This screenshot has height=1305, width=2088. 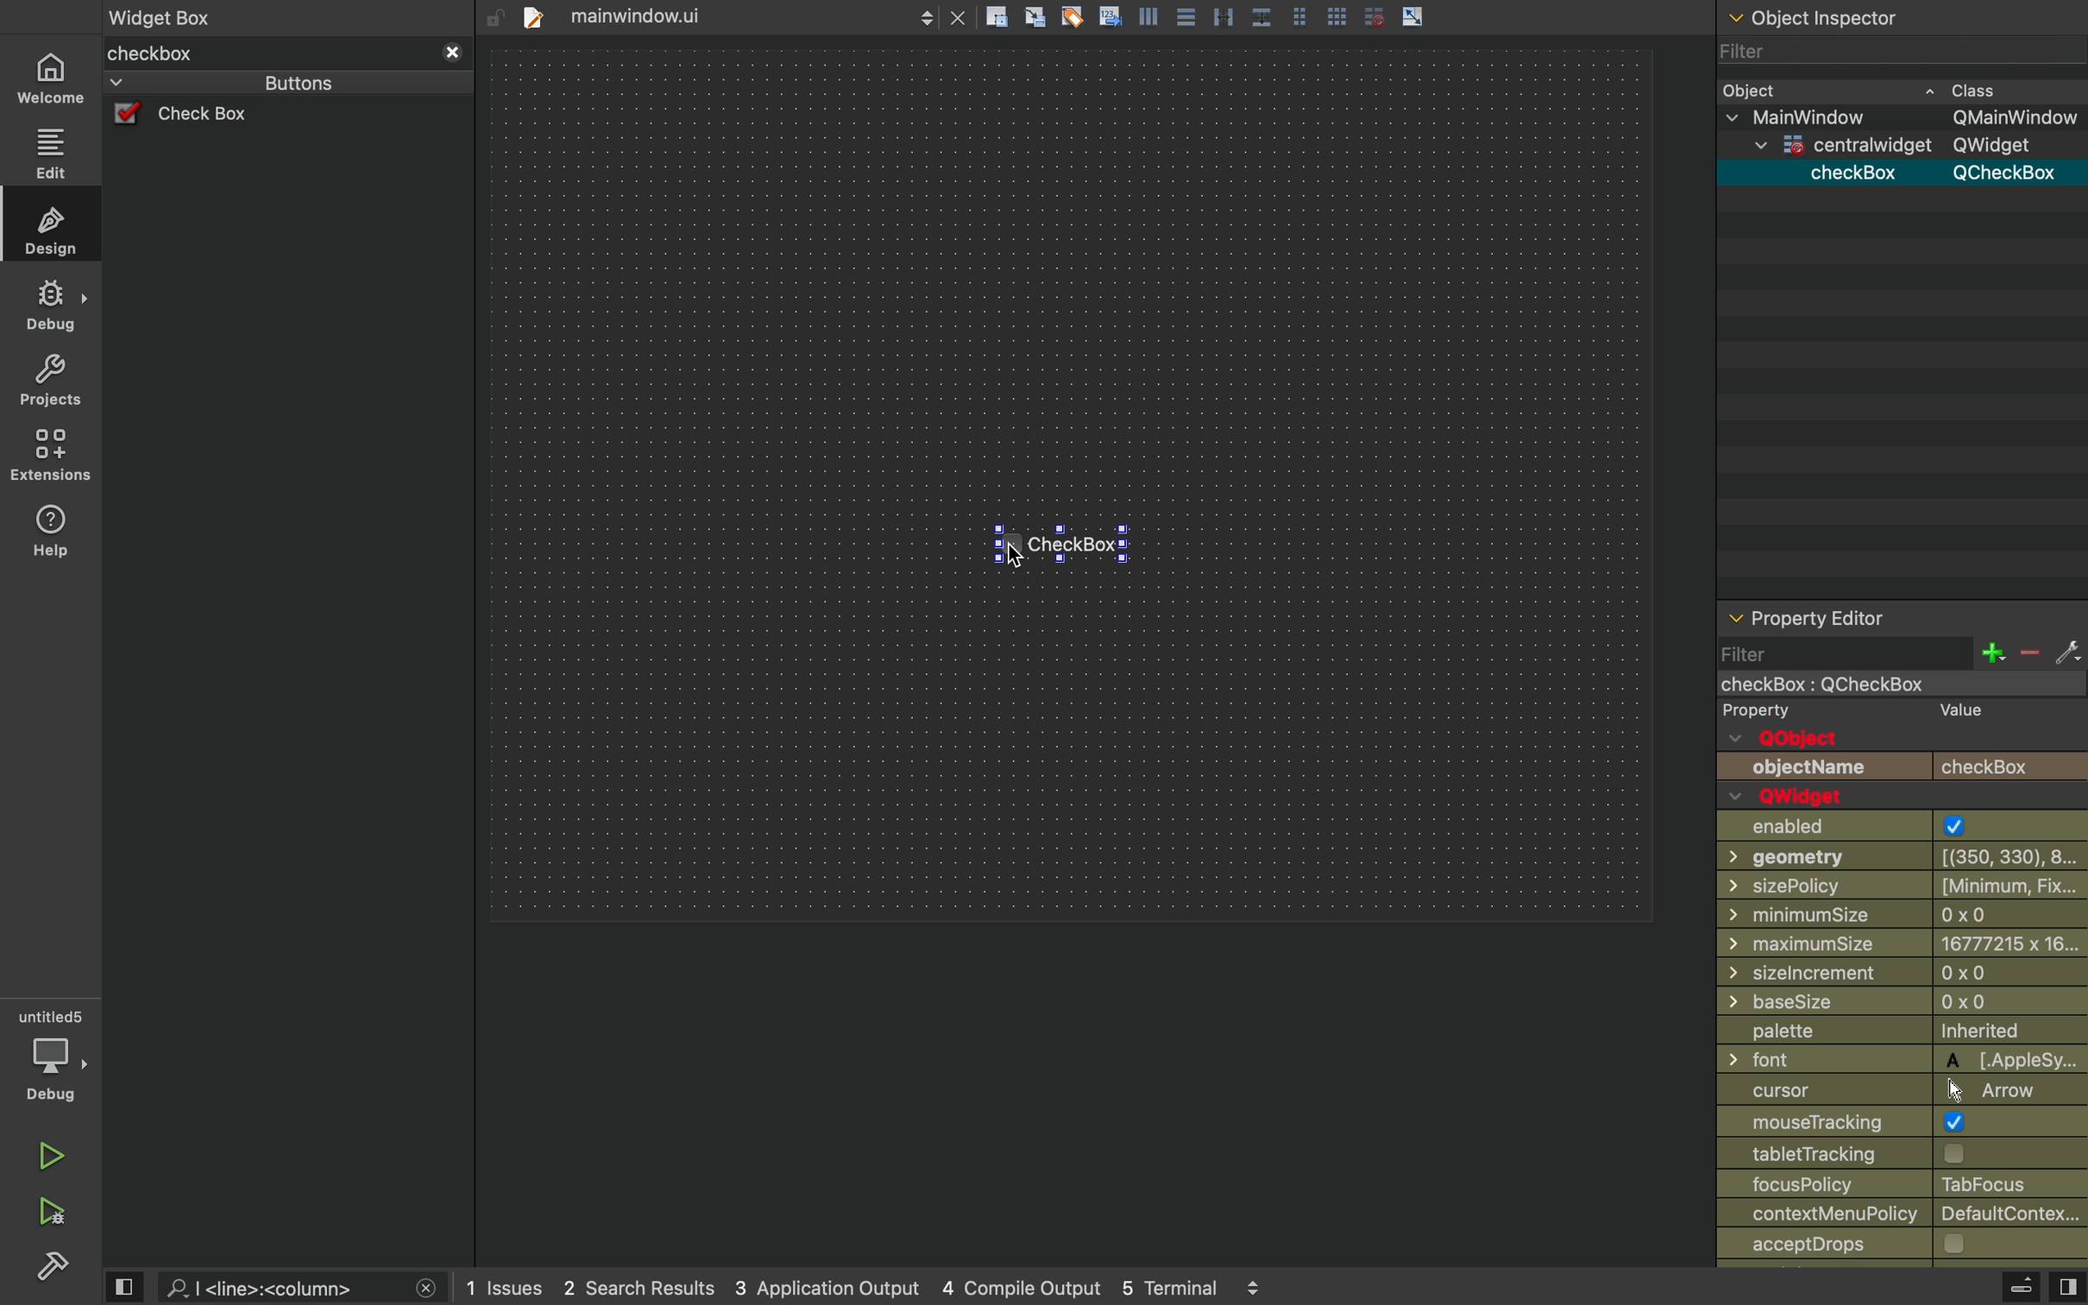 What do you see at coordinates (1902, 973) in the screenshot?
I see `size increment` at bounding box center [1902, 973].